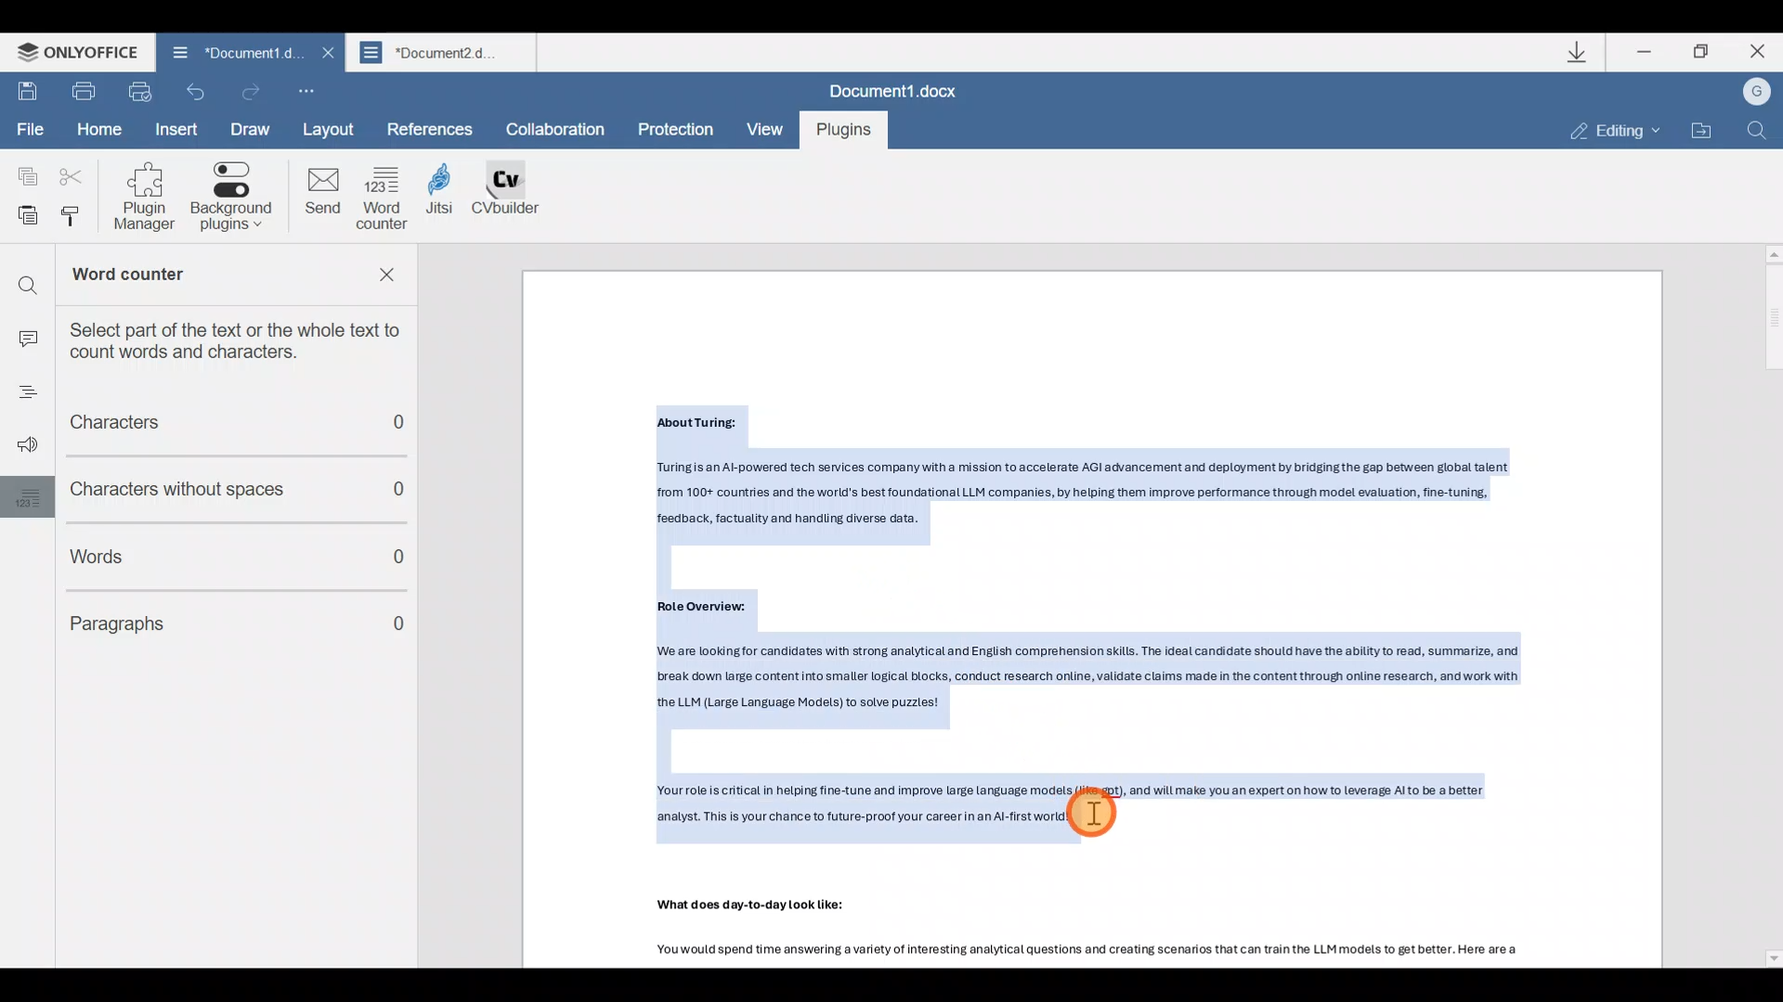  What do you see at coordinates (1125, 932) in the screenshot?
I see `What does day-to-day Look like:
Youwould spend time answering a variety of interesting analytical questions and creating scenarios that can train the LLM models to get better. Here are a` at bounding box center [1125, 932].